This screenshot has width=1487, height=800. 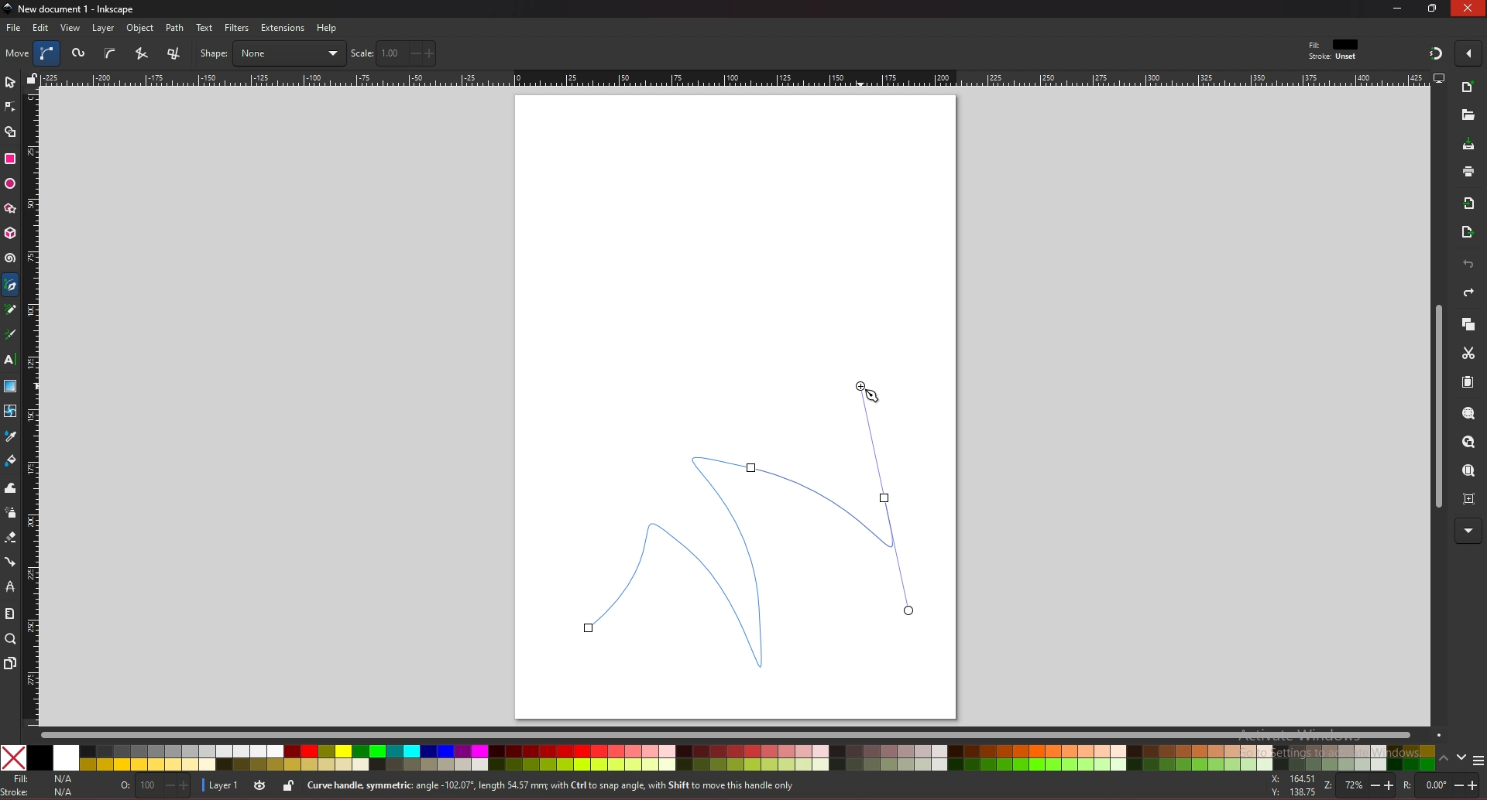 I want to click on pencil, so click(x=15, y=310).